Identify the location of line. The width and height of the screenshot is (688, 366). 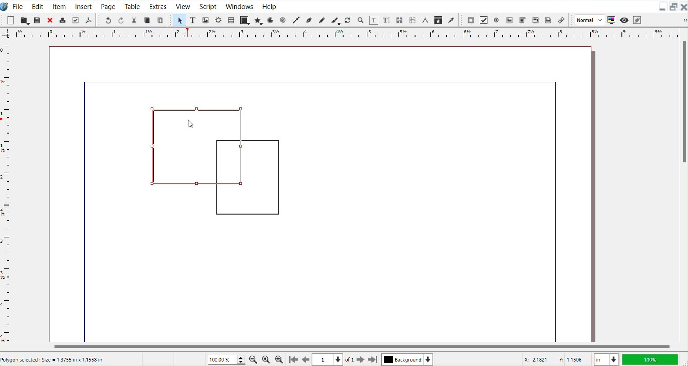
(555, 214).